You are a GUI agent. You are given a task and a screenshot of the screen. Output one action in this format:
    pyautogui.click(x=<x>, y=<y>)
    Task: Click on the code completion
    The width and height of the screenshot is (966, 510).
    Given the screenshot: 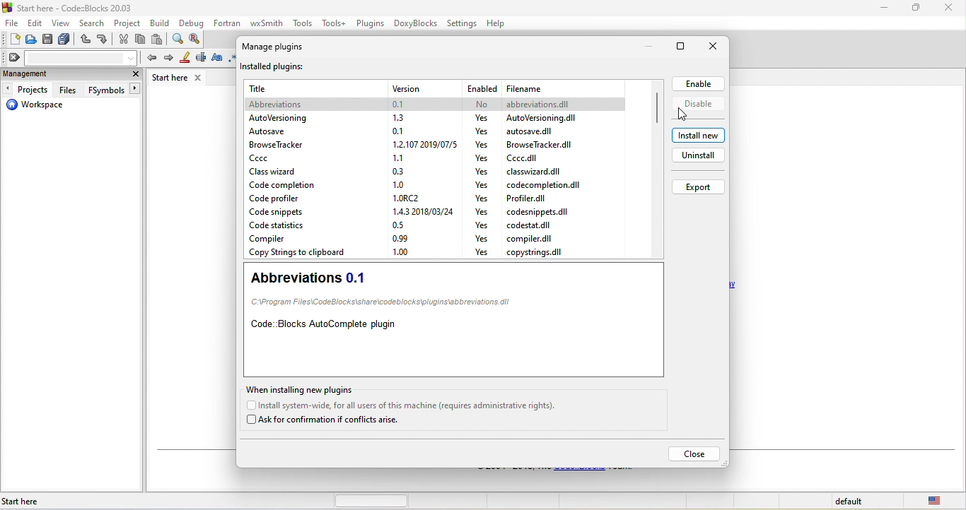 What is the action you would take?
    pyautogui.click(x=289, y=186)
    